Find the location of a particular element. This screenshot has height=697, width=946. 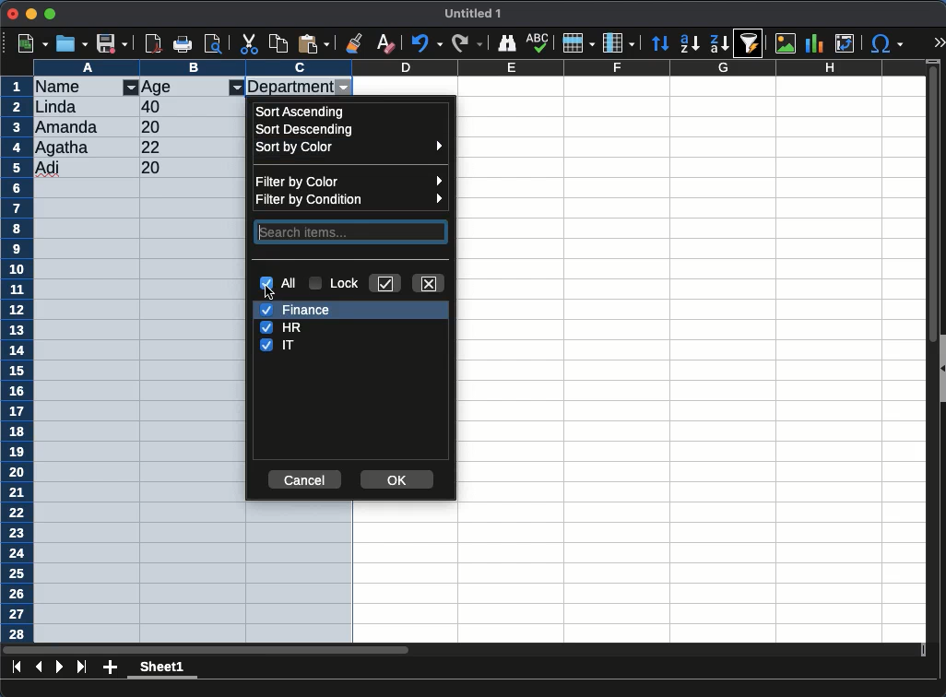

special character is located at coordinates (886, 43).